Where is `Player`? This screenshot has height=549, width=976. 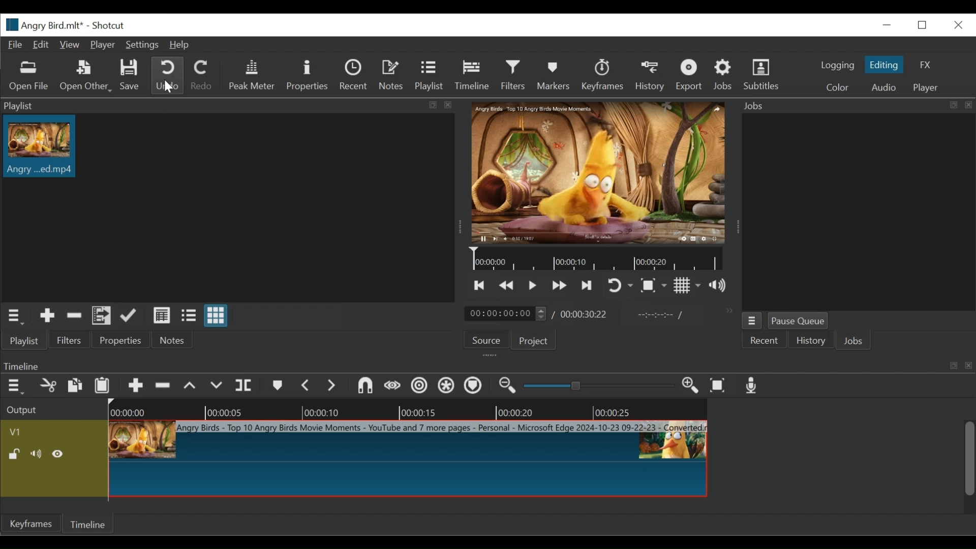 Player is located at coordinates (928, 86).